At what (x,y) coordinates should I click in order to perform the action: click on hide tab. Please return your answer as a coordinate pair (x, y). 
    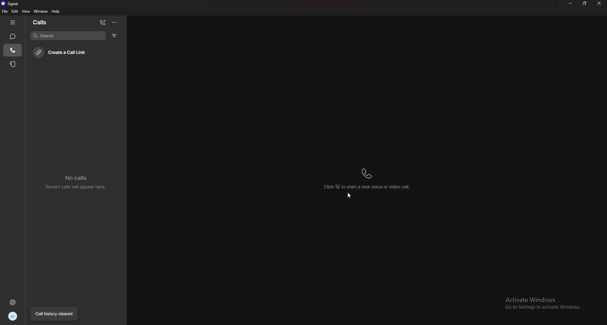
    Looking at the image, I should click on (13, 22).